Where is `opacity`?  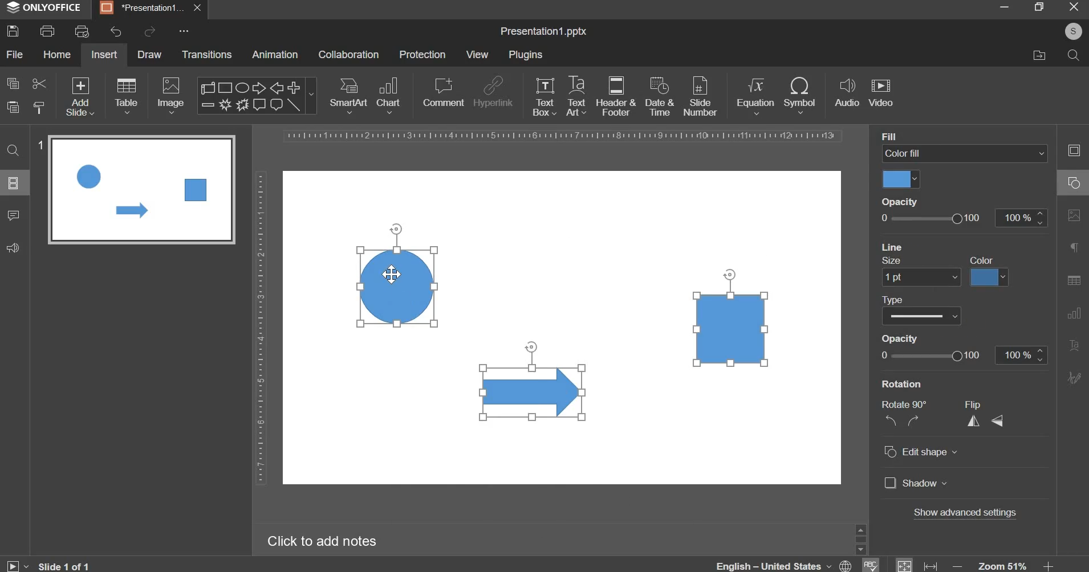
opacity is located at coordinates (902, 202).